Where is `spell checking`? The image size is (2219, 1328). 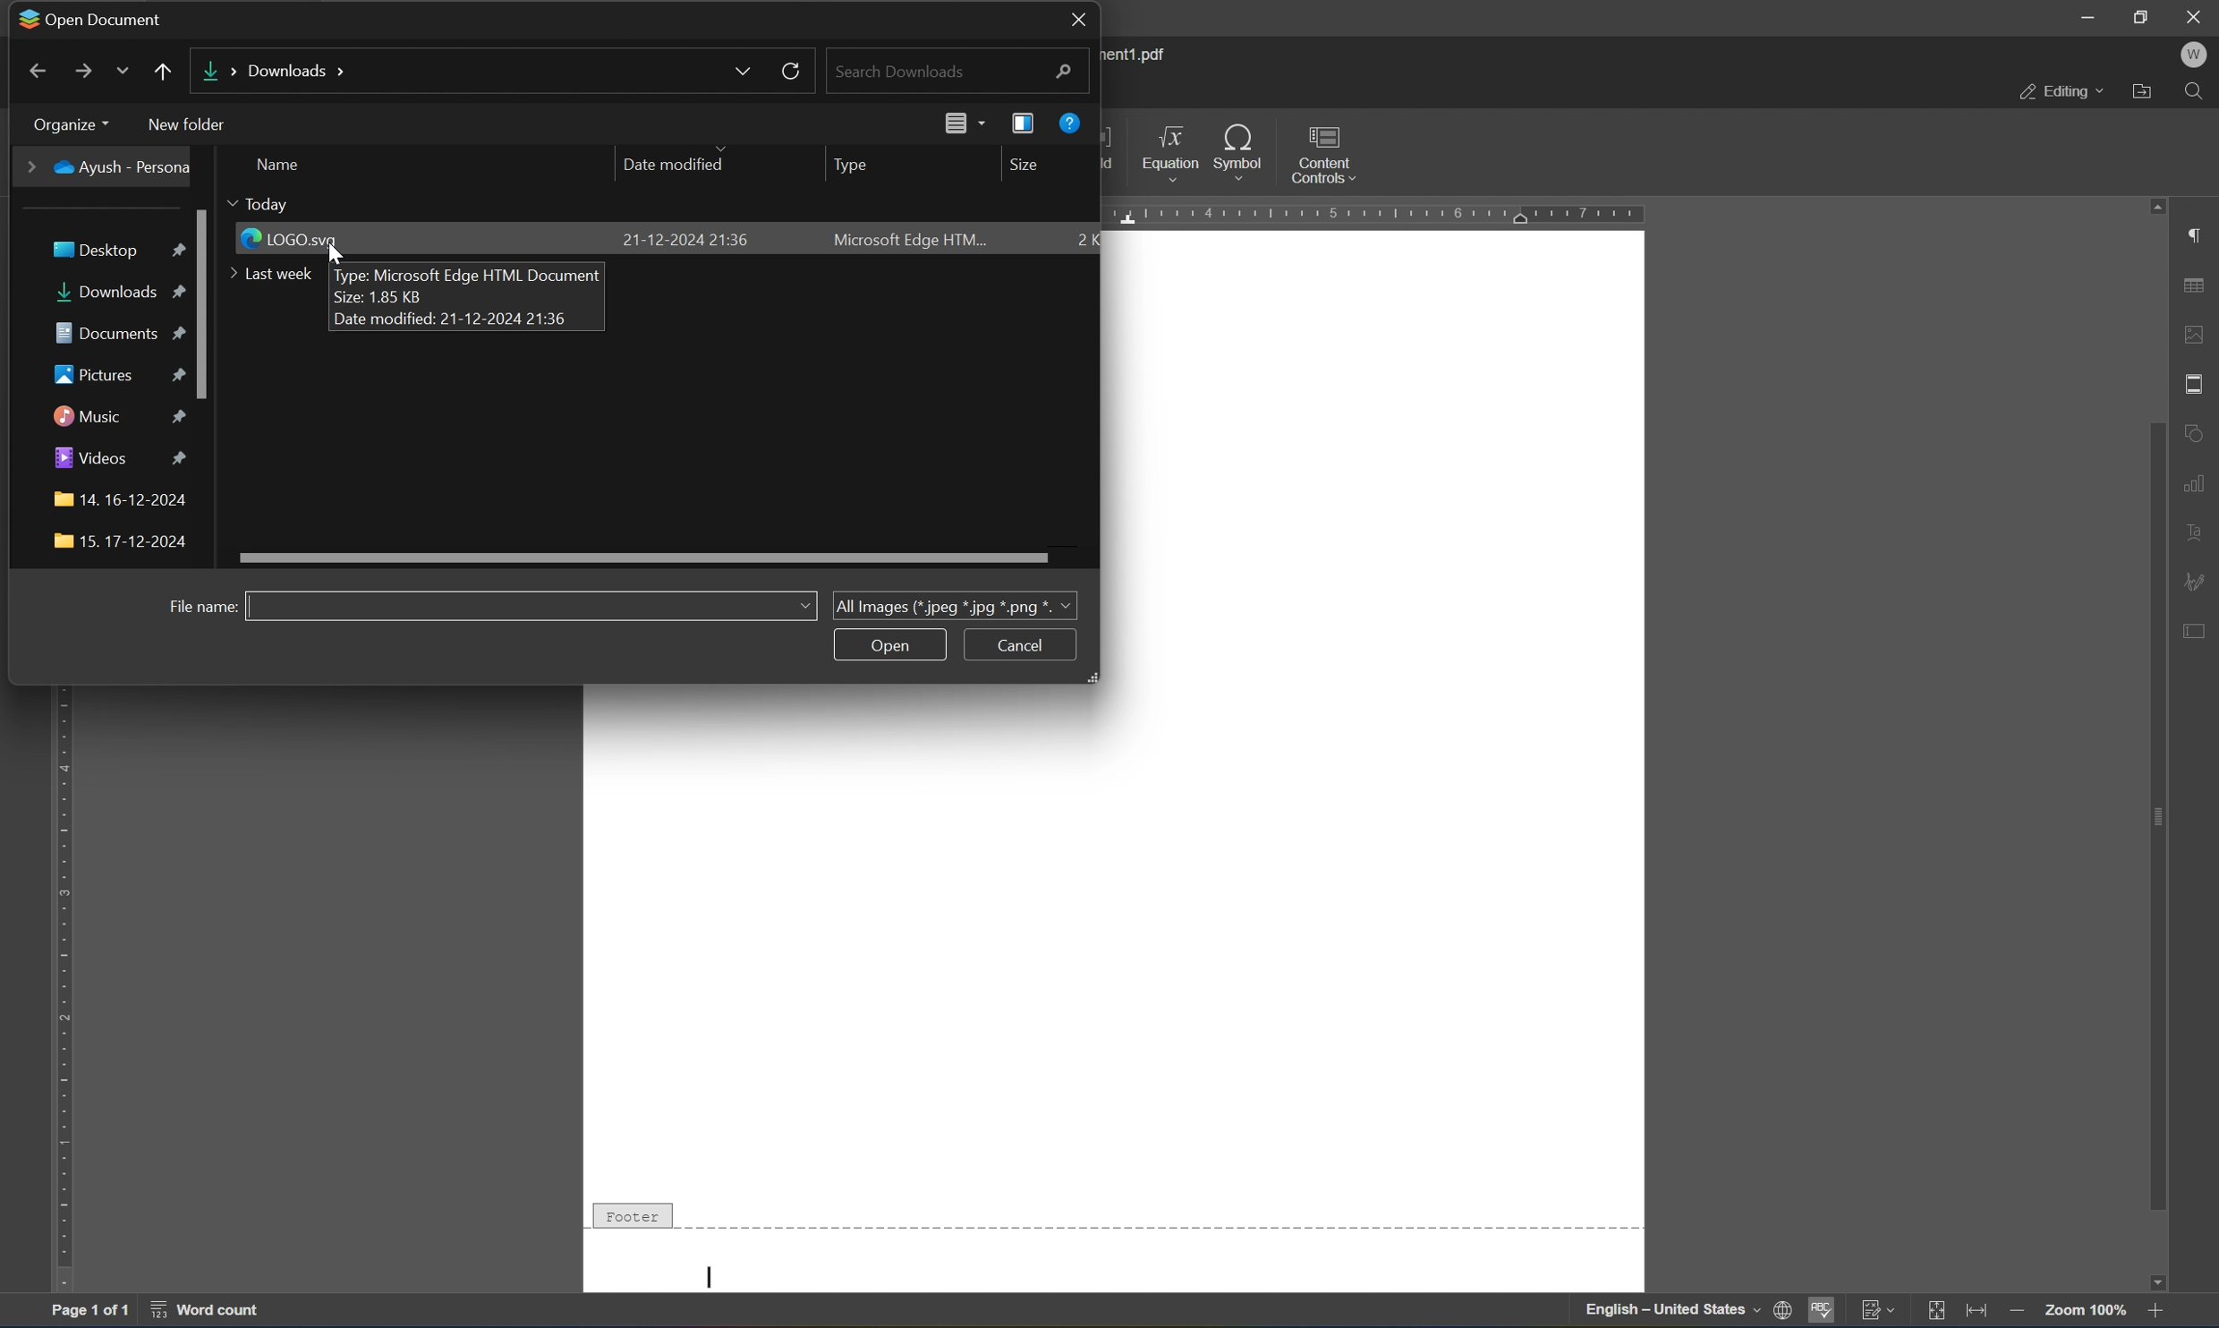
spell checking is located at coordinates (1821, 1312).